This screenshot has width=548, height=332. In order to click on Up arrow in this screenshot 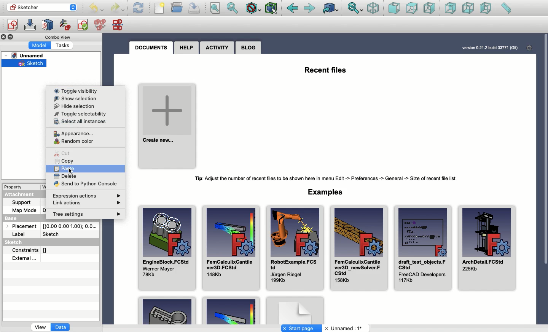, I will do `click(75, 4)`.